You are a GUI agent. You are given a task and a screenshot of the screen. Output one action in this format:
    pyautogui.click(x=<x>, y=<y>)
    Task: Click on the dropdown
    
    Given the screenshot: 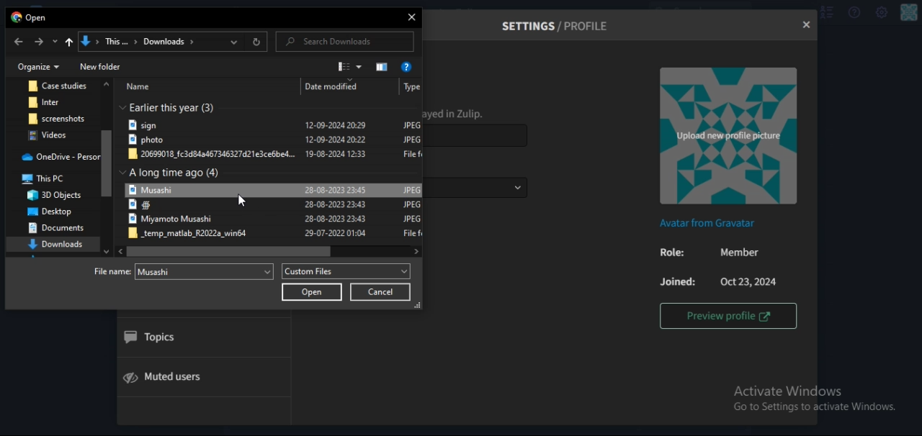 What is the action you would take?
    pyautogui.click(x=53, y=43)
    